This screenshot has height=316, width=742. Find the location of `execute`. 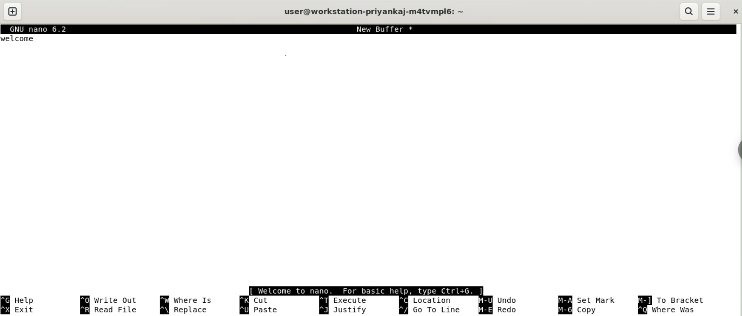

execute is located at coordinates (343, 300).